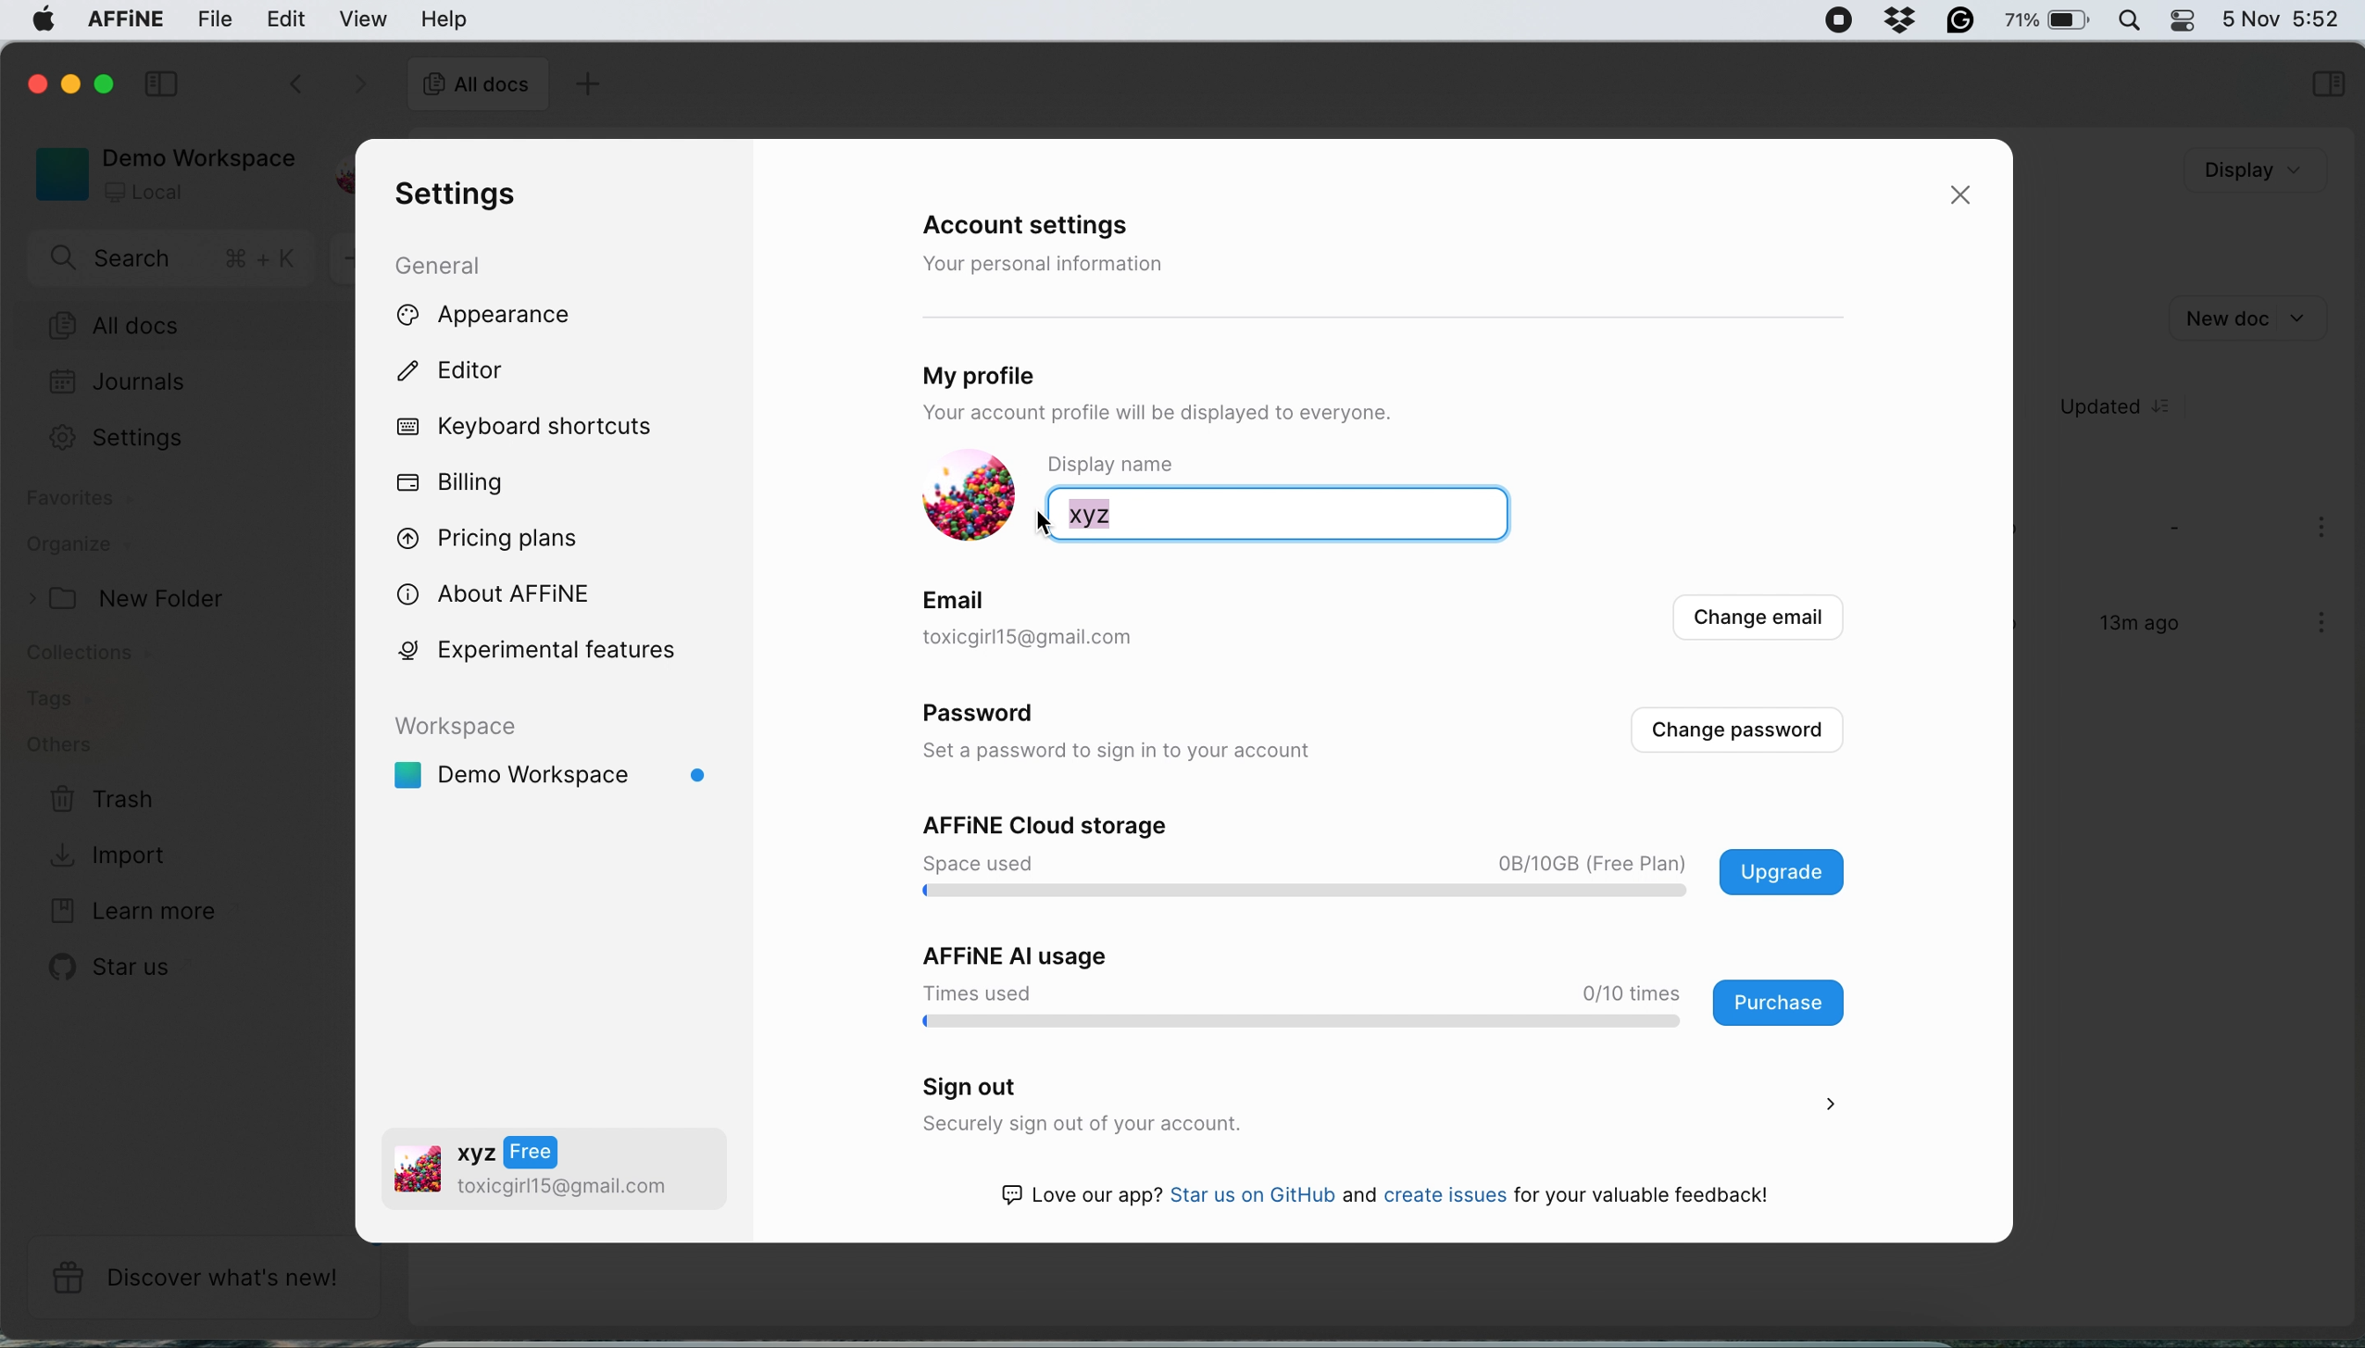 This screenshot has height=1348, width=2365. I want to click on set a password to sign in to your account, so click(1130, 753).